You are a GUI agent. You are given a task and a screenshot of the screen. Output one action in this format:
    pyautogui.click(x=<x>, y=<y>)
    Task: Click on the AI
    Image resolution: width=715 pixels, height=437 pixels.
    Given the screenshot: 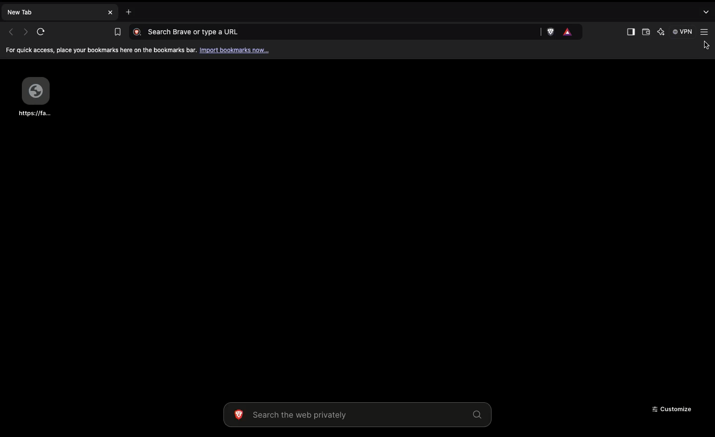 What is the action you would take?
    pyautogui.click(x=660, y=32)
    